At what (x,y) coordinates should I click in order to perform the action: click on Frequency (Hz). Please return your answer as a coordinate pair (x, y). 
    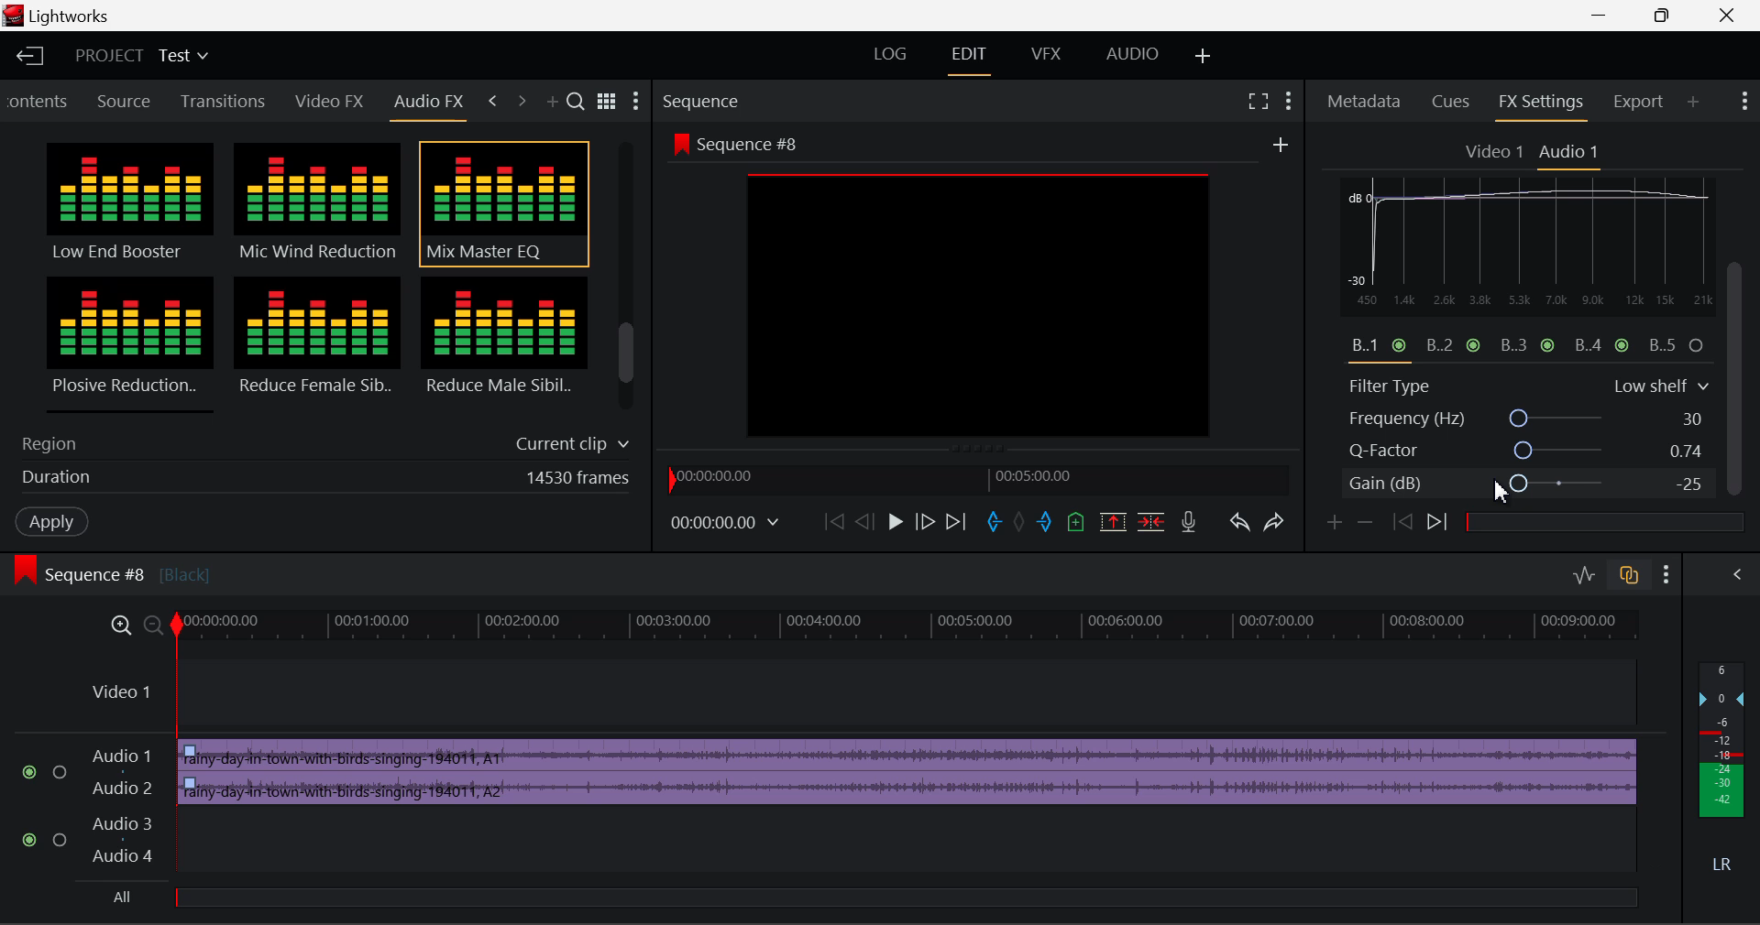
    Looking at the image, I should click on (1529, 419).